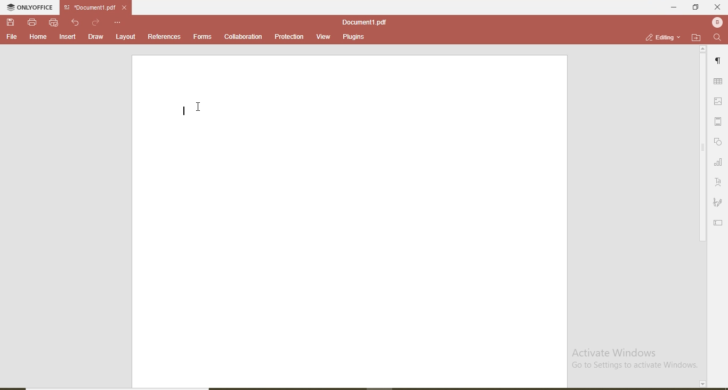 The image size is (728, 390). What do you see at coordinates (126, 36) in the screenshot?
I see `layout` at bounding box center [126, 36].